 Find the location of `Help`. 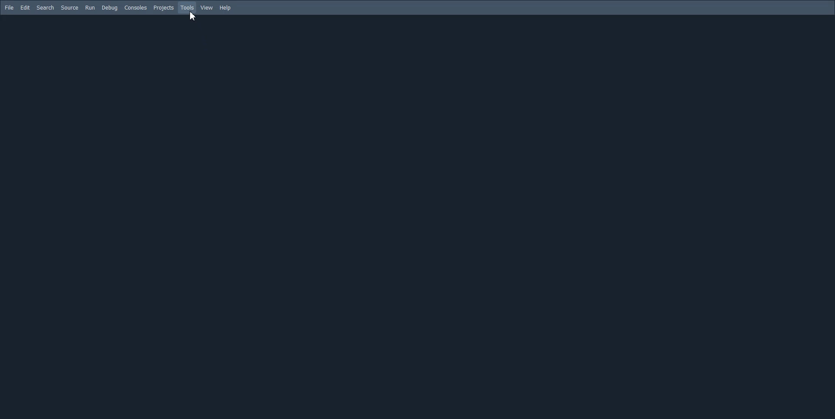

Help is located at coordinates (226, 8).